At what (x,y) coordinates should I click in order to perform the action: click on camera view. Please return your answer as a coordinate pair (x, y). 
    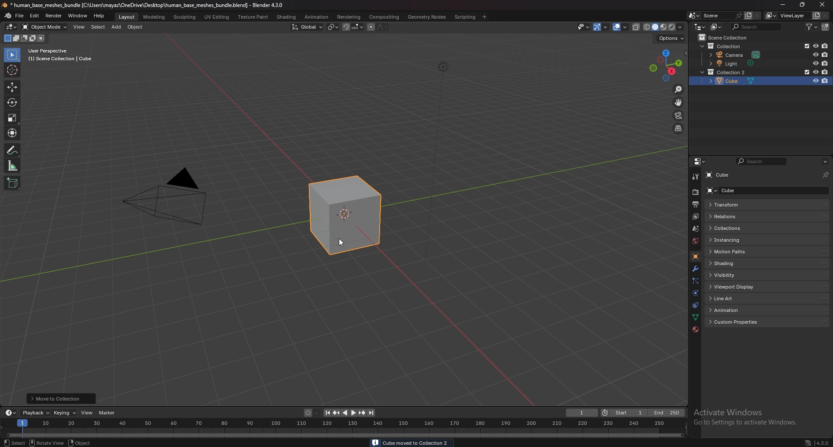
    Looking at the image, I should click on (678, 115).